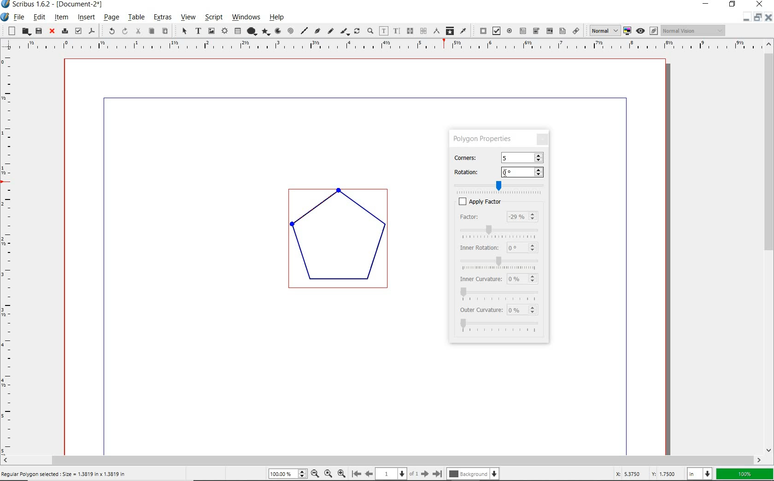  Describe the element at coordinates (628, 30) in the screenshot. I see `toggle color` at that location.